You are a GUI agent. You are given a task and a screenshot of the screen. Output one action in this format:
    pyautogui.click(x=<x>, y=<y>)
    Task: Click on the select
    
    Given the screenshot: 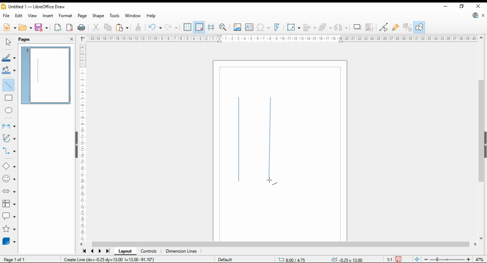 What is the action you would take?
    pyautogui.click(x=8, y=42)
    